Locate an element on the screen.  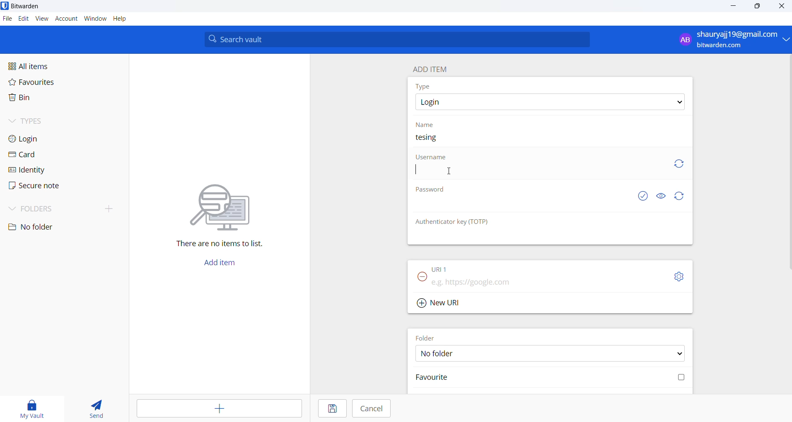
show and hide is located at coordinates (661, 196).